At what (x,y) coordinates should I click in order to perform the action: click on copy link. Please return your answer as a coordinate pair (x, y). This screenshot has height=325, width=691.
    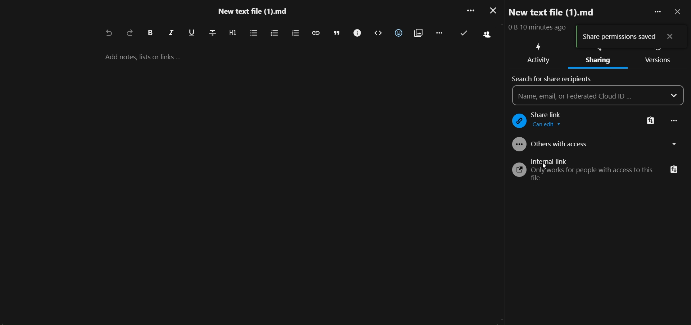
    Looking at the image, I should click on (650, 122).